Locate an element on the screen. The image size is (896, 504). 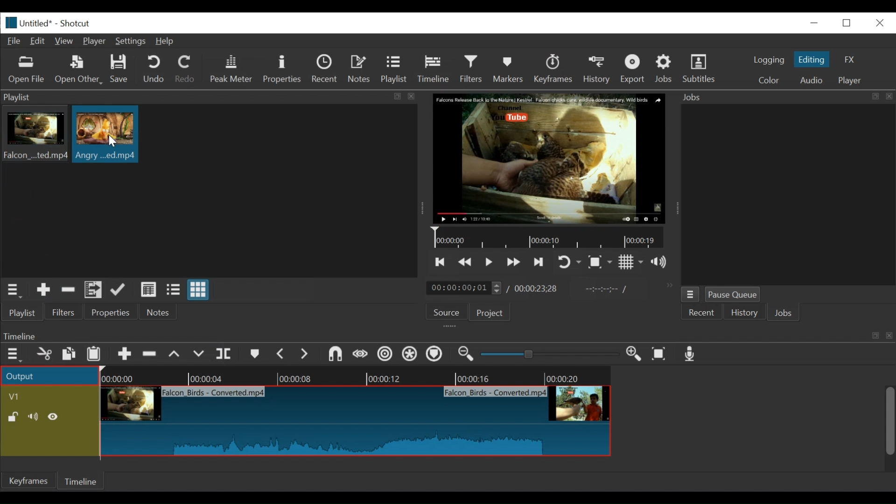
Open Other is located at coordinates (79, 70).